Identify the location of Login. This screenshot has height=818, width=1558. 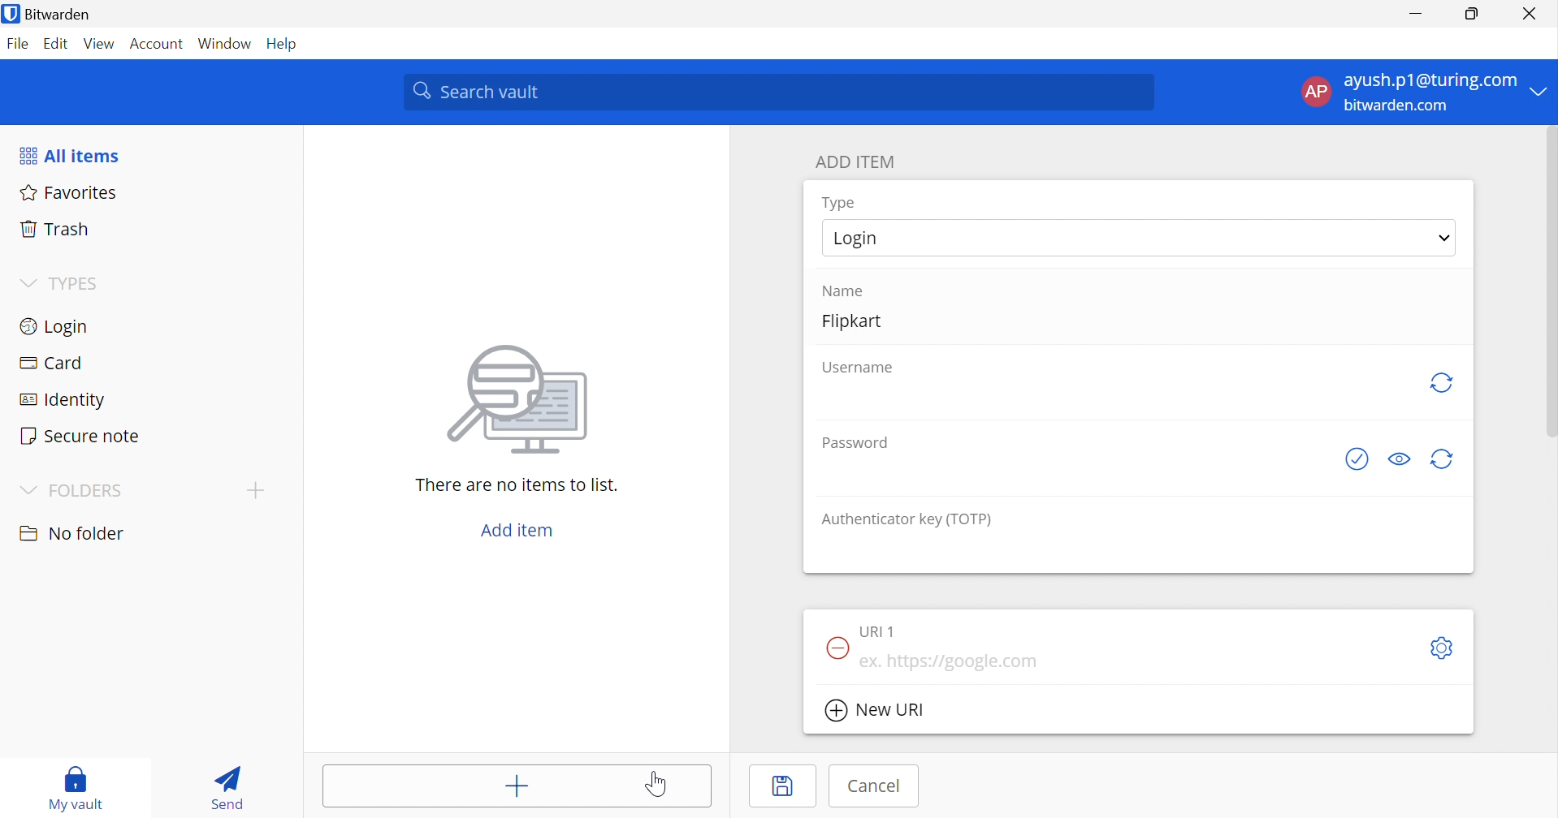
(858, 239).